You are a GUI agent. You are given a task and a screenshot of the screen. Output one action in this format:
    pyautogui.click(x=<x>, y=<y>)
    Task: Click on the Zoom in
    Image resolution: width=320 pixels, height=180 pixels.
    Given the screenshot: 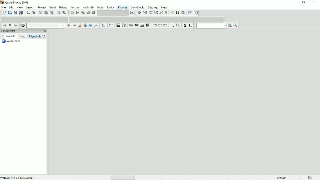 What is the action you would take?
    pyautogui.click(x=172, y=26)
    